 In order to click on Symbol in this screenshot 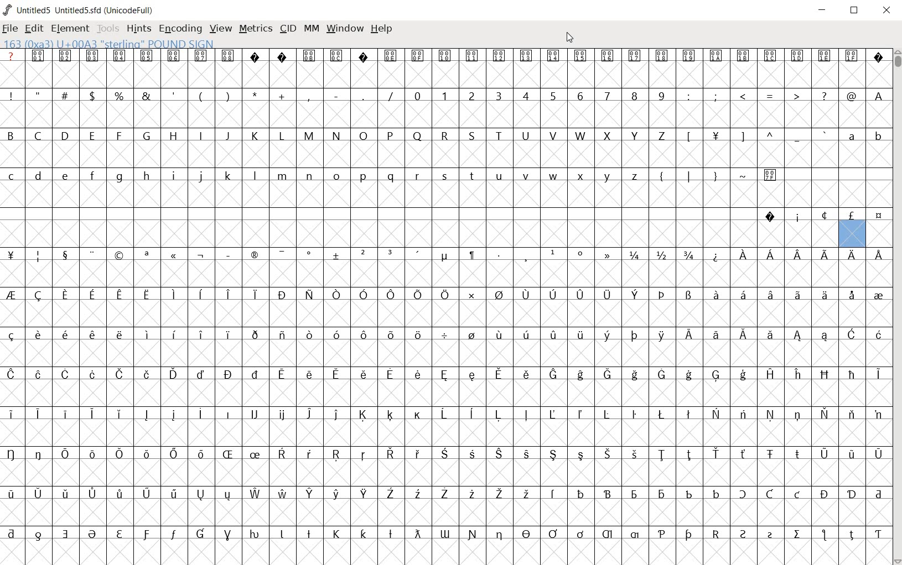, I will do `click(390, 535)`.